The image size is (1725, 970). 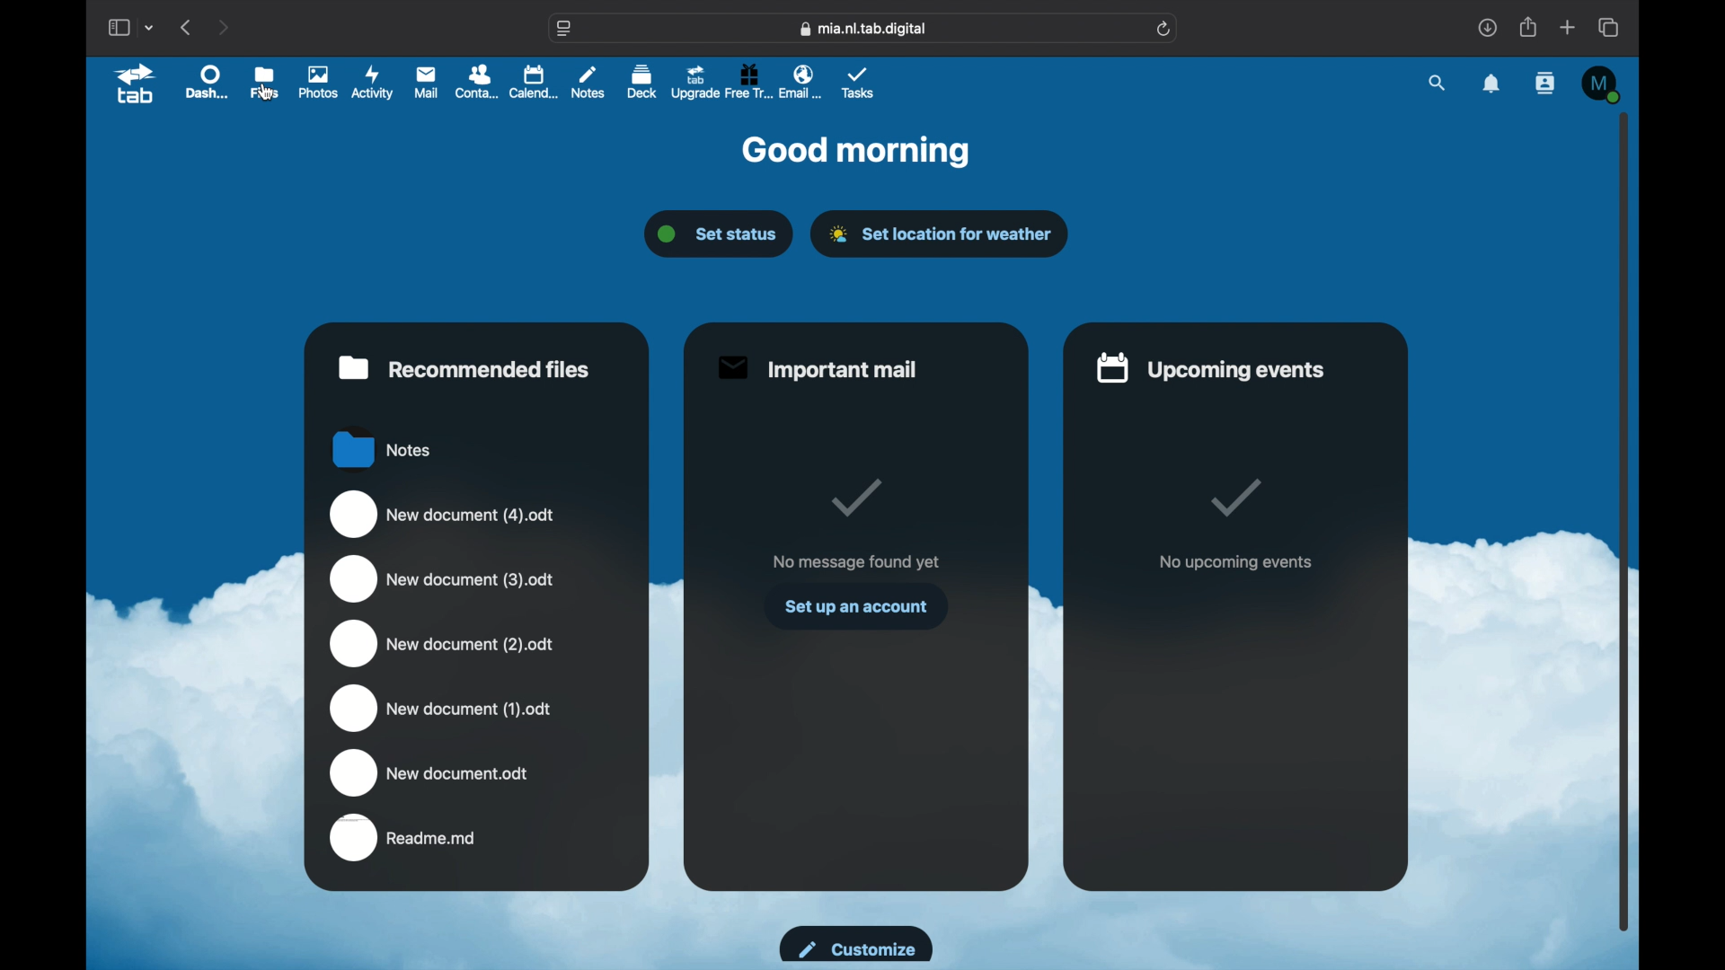 I want to click on new document, so click(x=441, y=579).